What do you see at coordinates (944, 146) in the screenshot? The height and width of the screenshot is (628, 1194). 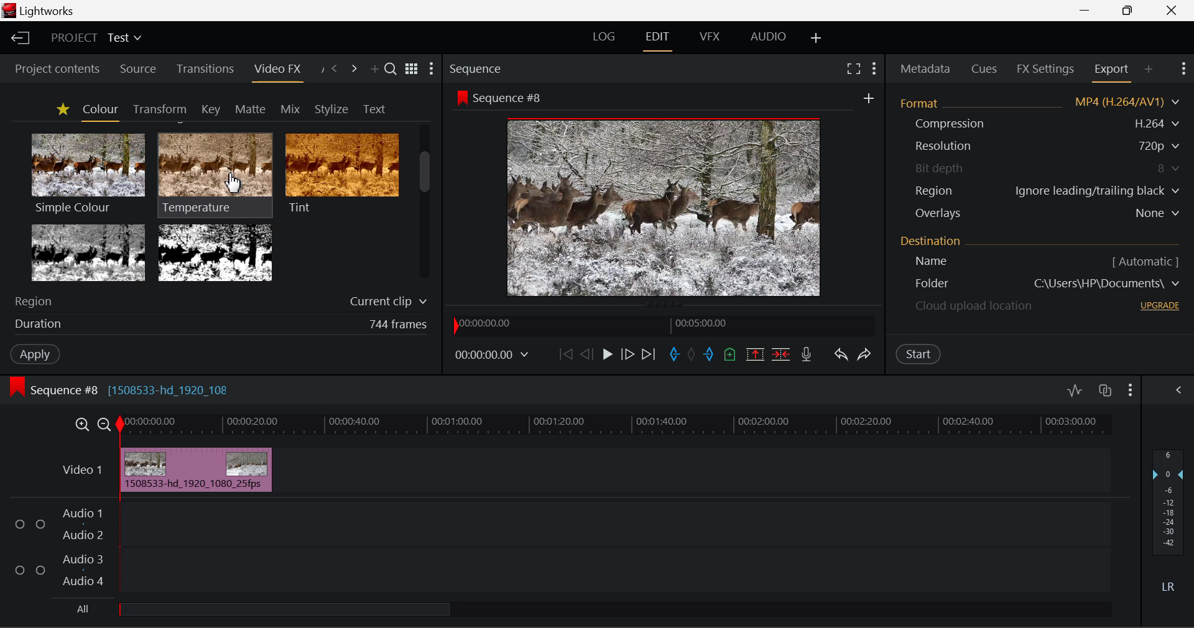 I see `Resolution` at bounding box center [944, 146].